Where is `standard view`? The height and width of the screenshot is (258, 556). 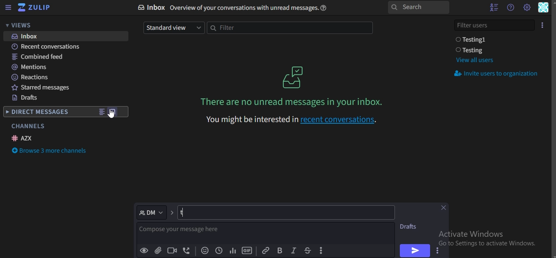
standard view is located at coordinates (173, 27).